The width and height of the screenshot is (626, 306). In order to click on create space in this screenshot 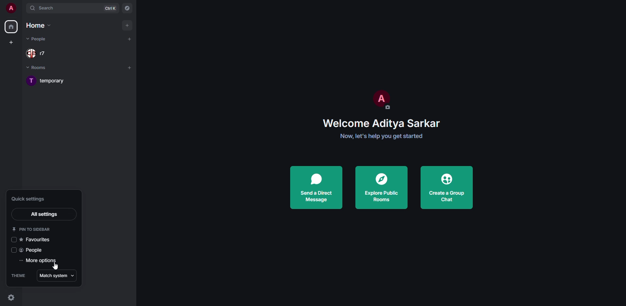, I will do `click(11, 42)`.